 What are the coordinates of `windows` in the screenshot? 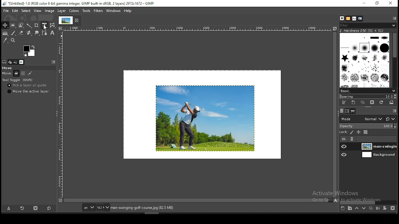 It's located at (113, 11).